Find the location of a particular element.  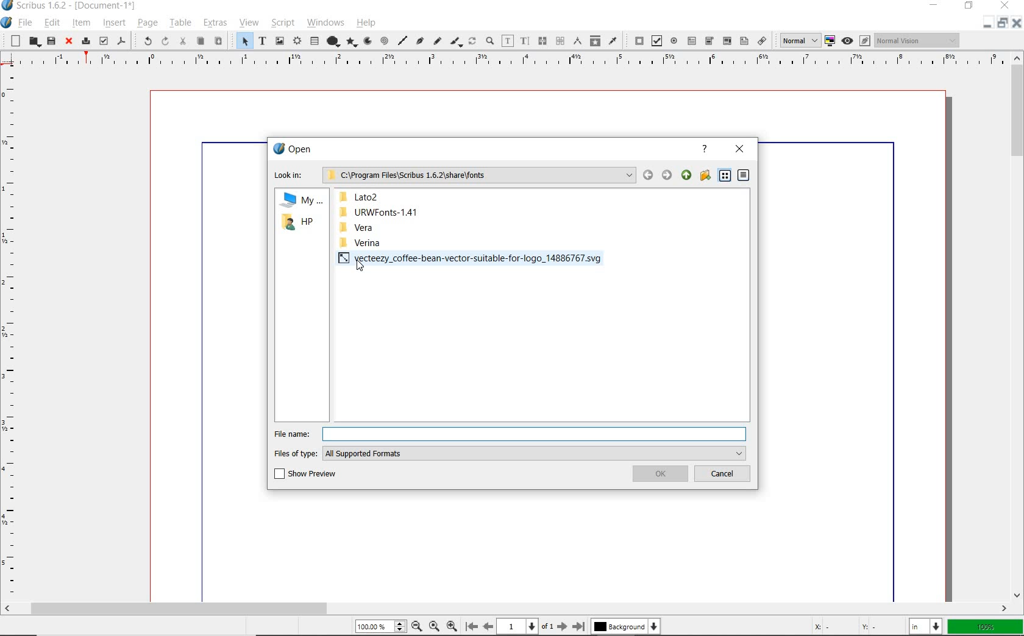

save as pdf is located at coordinates (119, 42).